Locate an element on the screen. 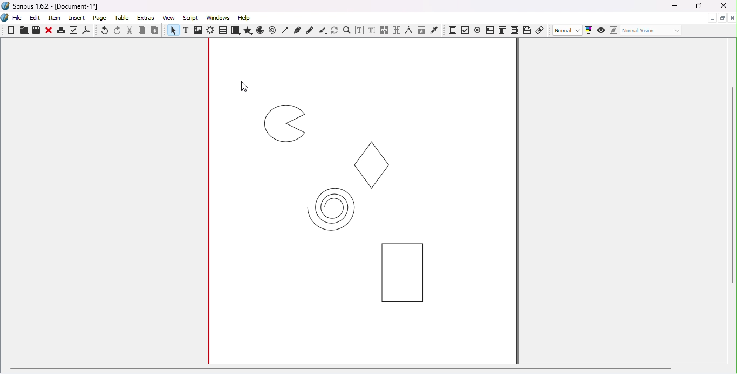 This screenshot has width=737, height=374. Eye dropper is located at coordinates (434, 30).